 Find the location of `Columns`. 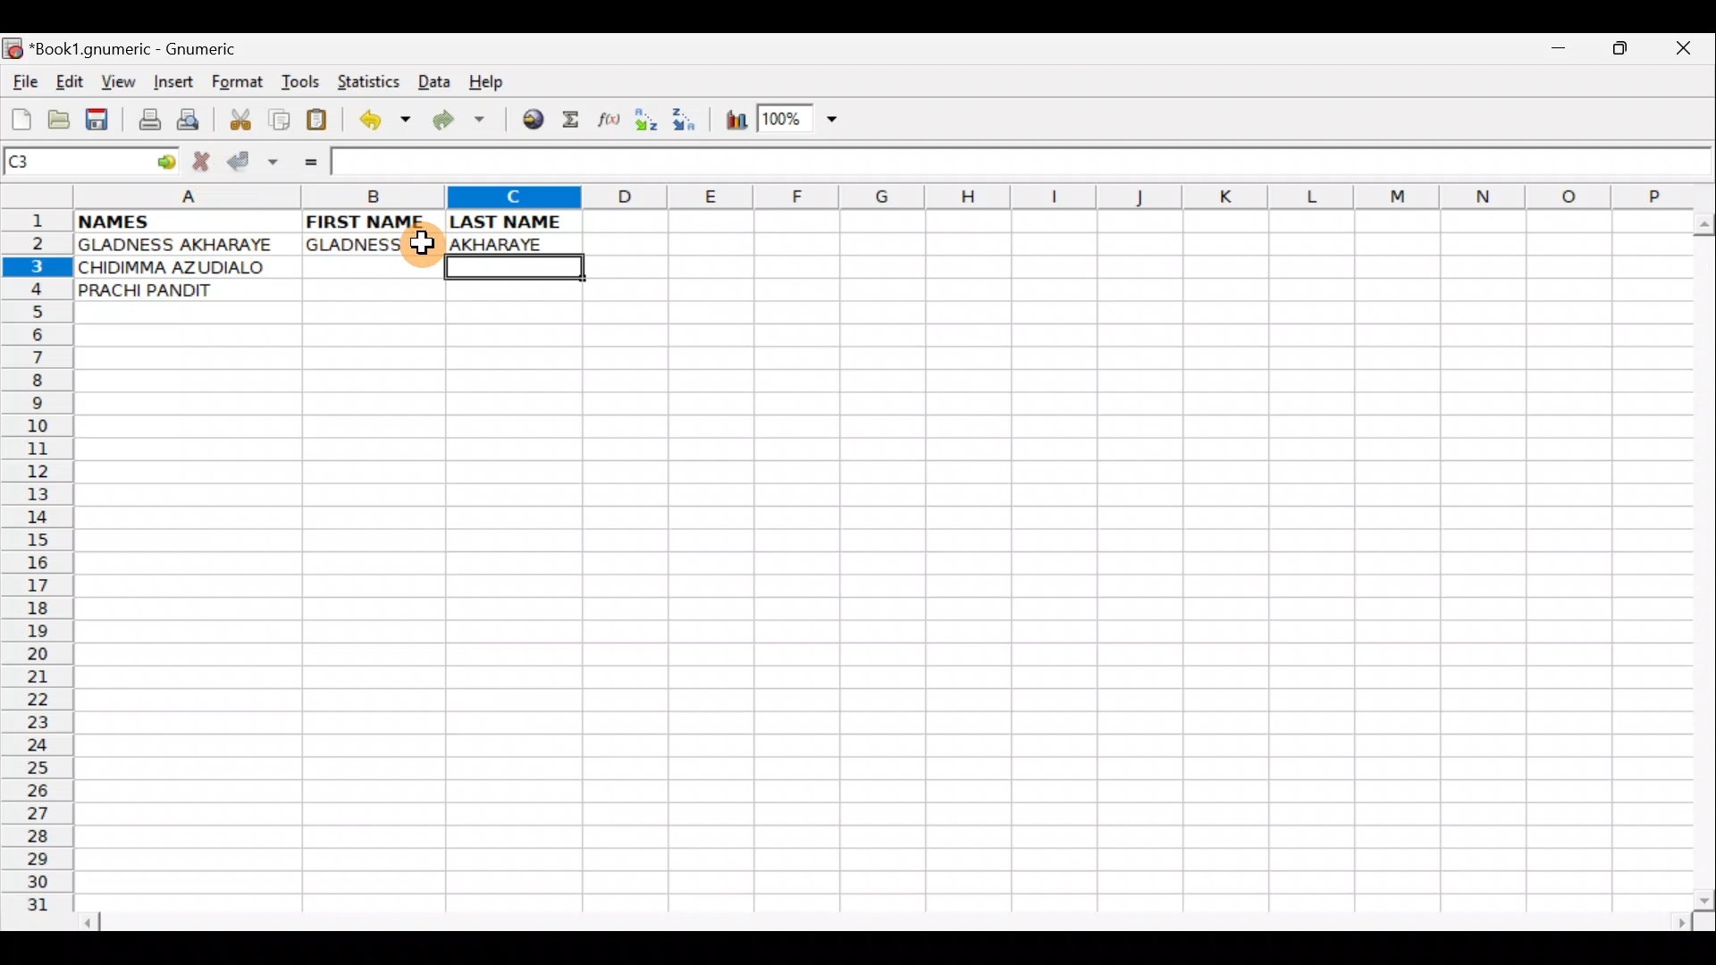

Columns is located at coordinates (873, 198).